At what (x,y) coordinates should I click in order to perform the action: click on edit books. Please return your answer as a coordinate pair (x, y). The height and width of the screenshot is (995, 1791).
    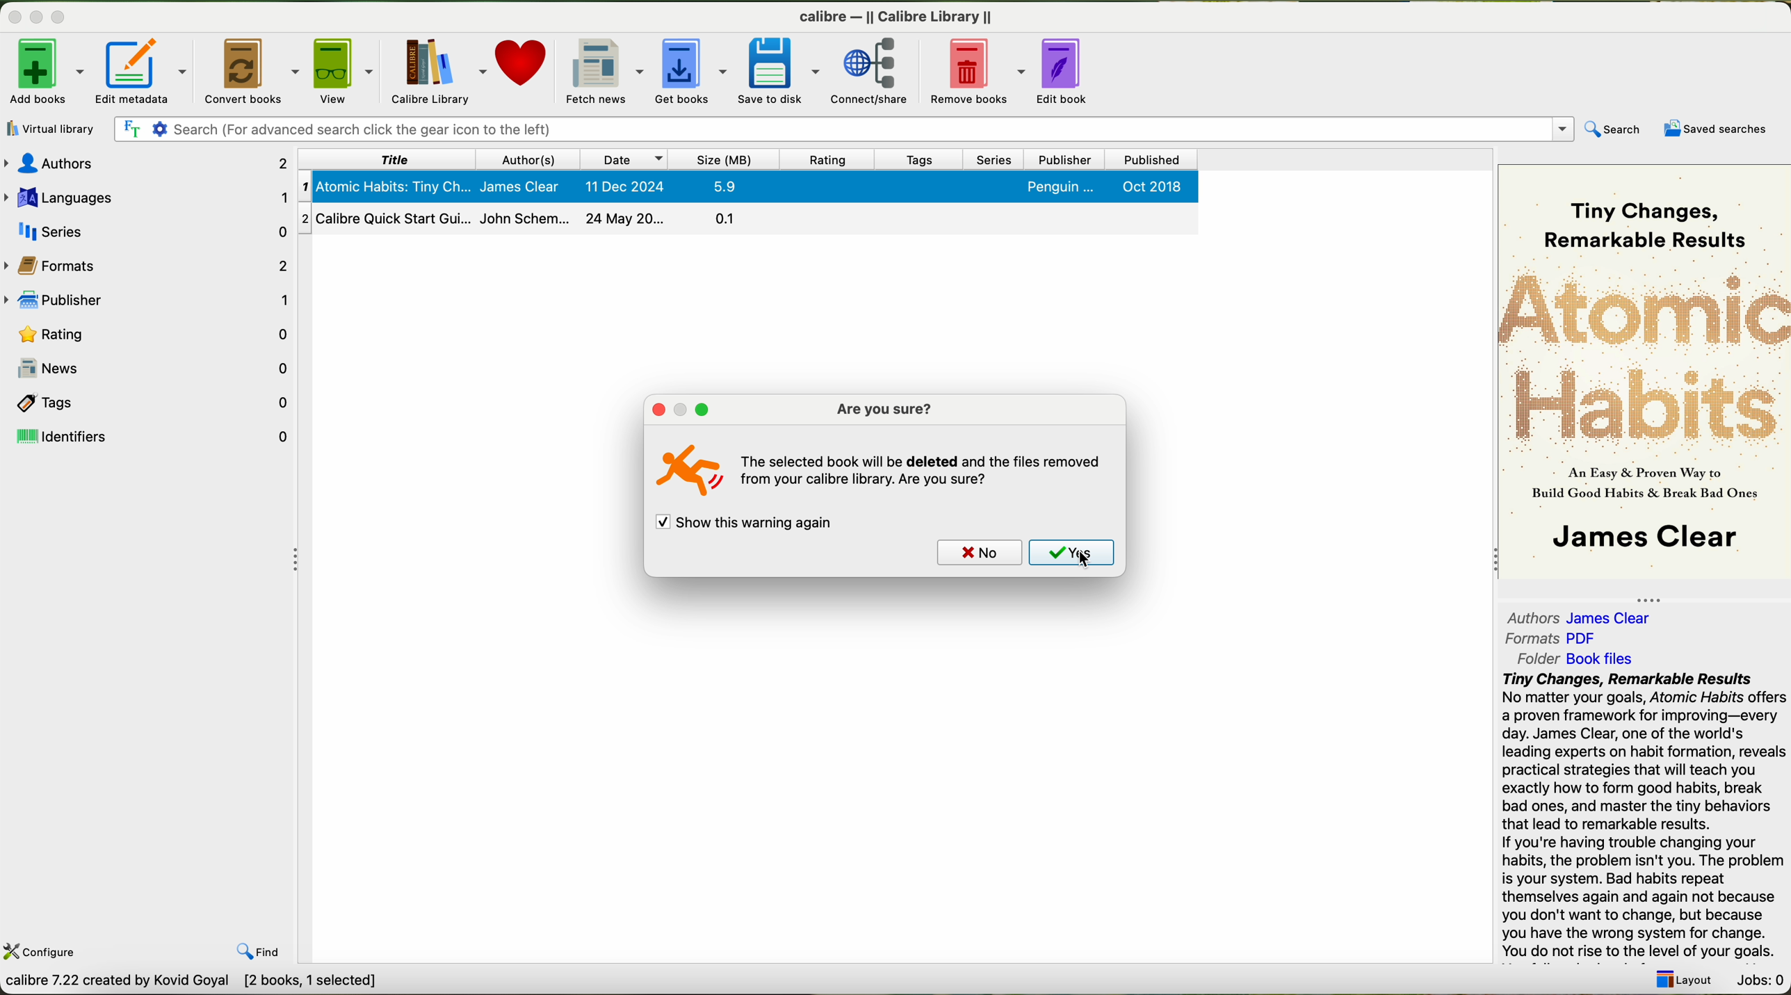
    Looking at the image, I should click on (1066, 72).